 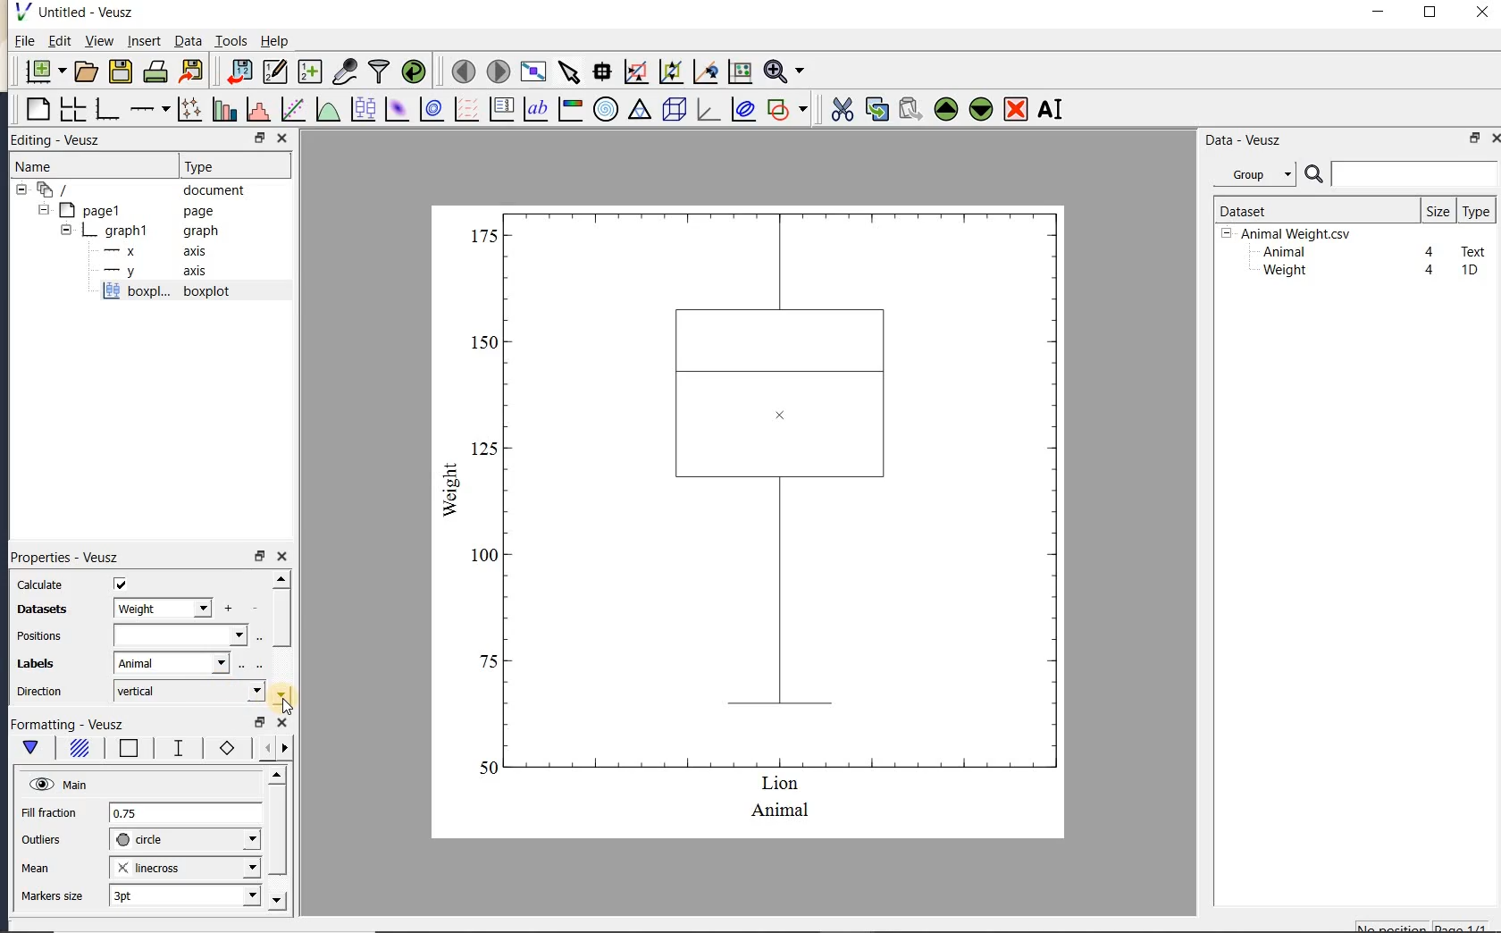 I want to click on axis, so click(x=151, y=272).